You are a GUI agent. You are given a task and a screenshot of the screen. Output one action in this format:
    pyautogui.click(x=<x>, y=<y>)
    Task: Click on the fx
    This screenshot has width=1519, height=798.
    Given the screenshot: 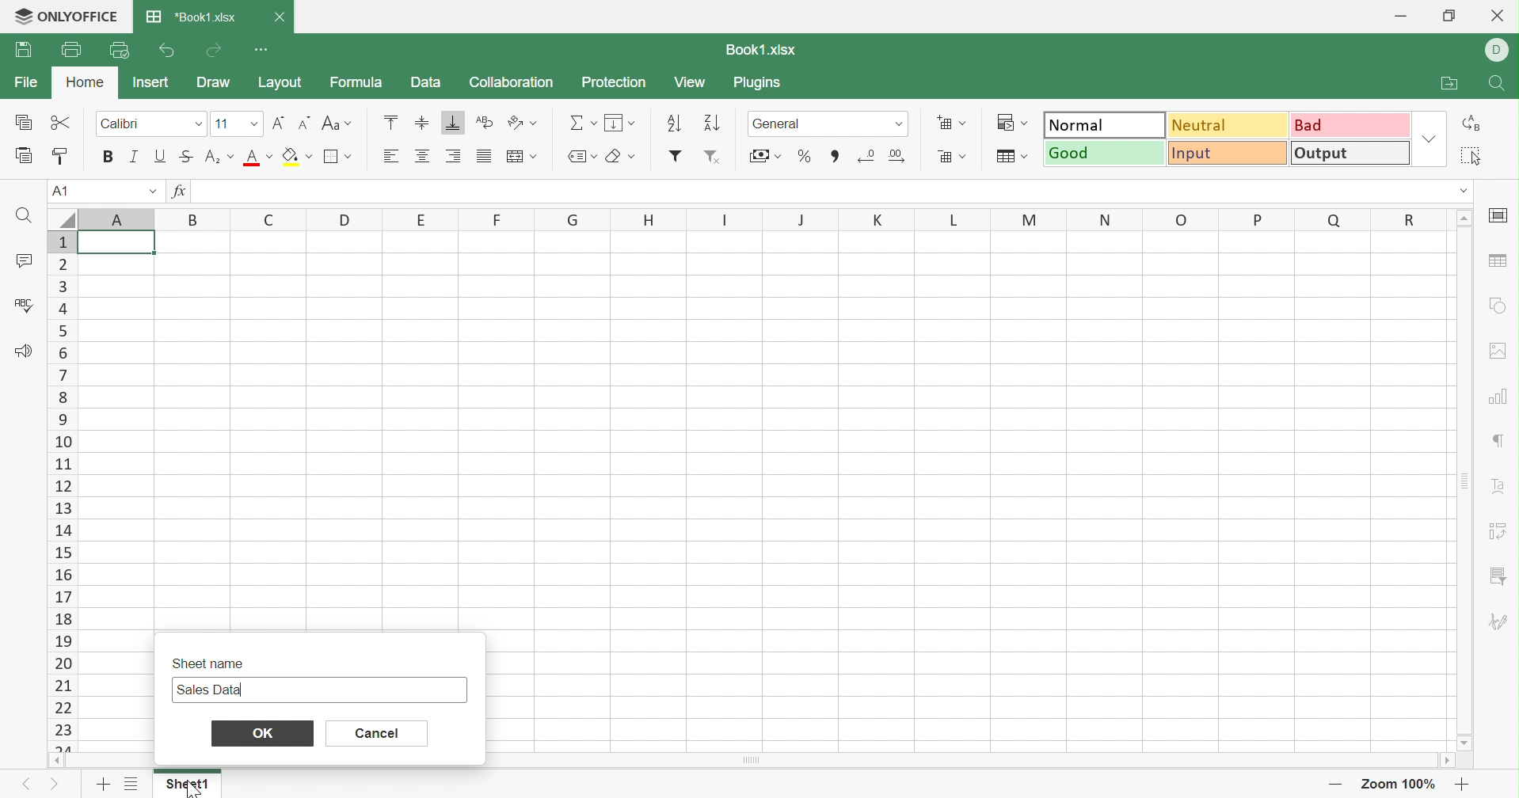 What is the action you would take?
    pyautogui.click(x=179, y=190)
    